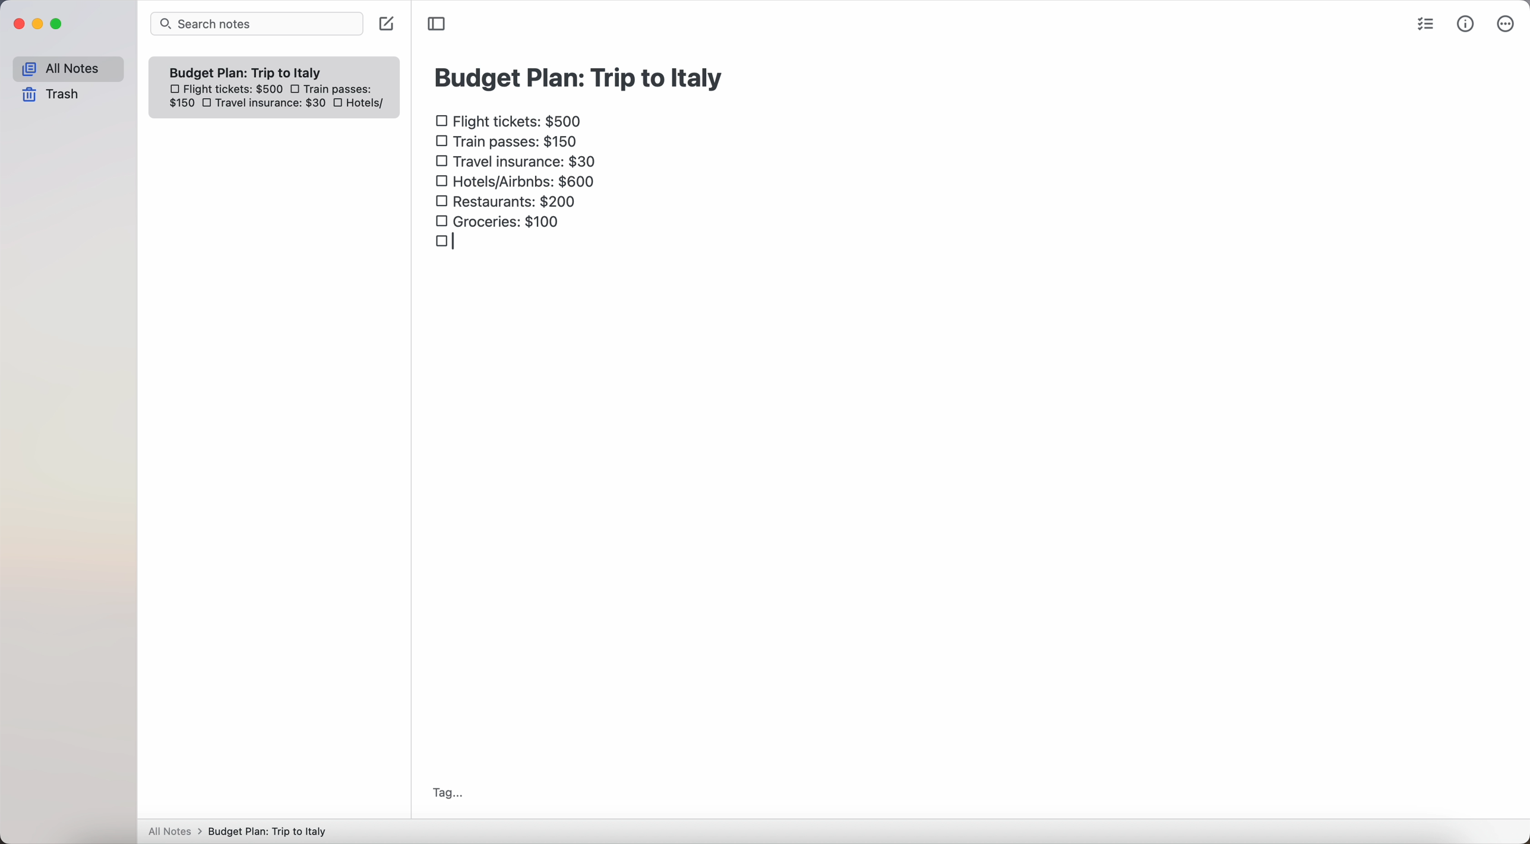 The image size is (1530, 844). Describe the element at coordinates (339, 87) in the screenshot. I see `train passes` at that location.